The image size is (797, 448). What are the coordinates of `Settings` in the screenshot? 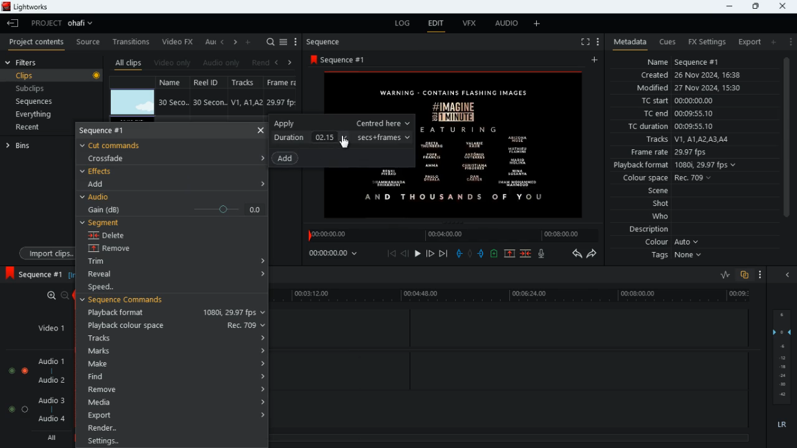 It's located at (173, 440).